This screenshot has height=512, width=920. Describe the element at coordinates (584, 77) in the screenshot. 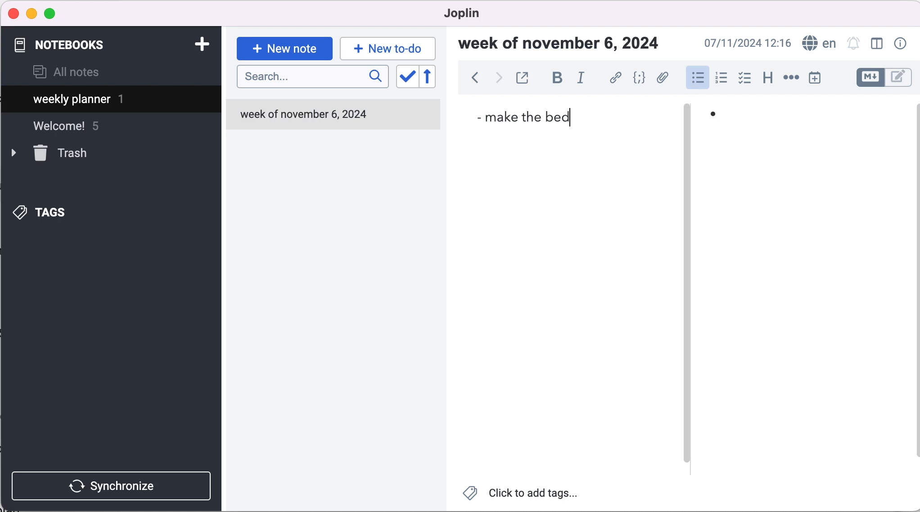

I see `italic` at that location.